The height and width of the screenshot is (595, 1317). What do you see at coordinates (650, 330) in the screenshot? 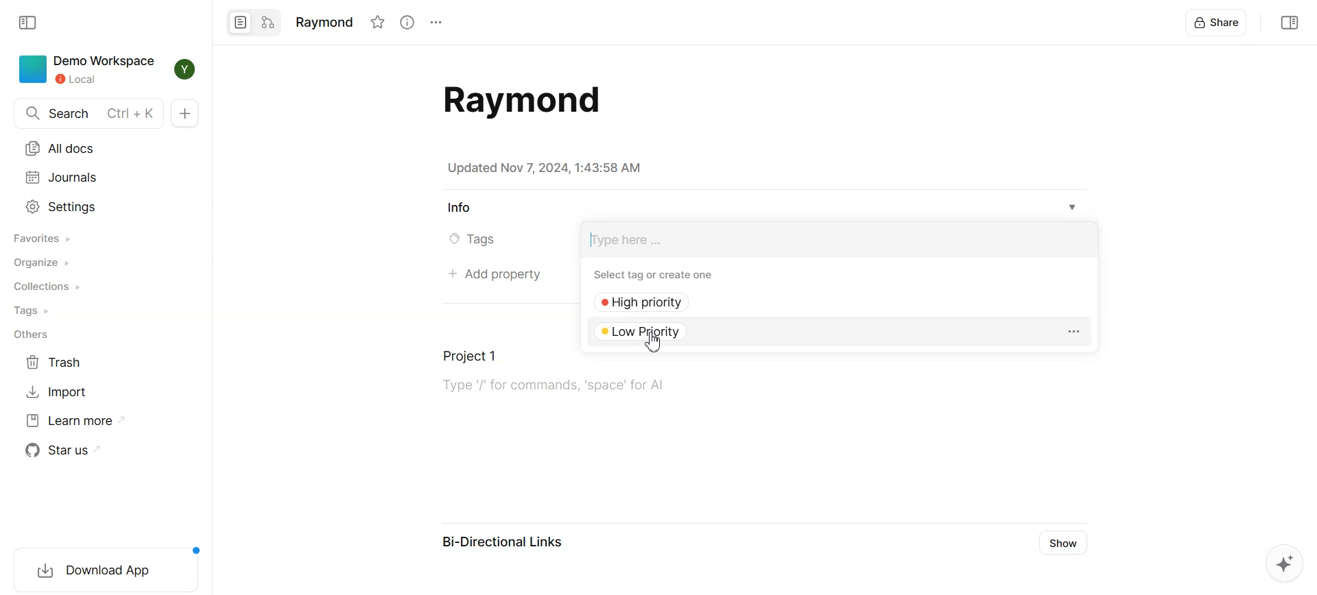
I see `Low Priority tag` at bounding box center [650, 330].